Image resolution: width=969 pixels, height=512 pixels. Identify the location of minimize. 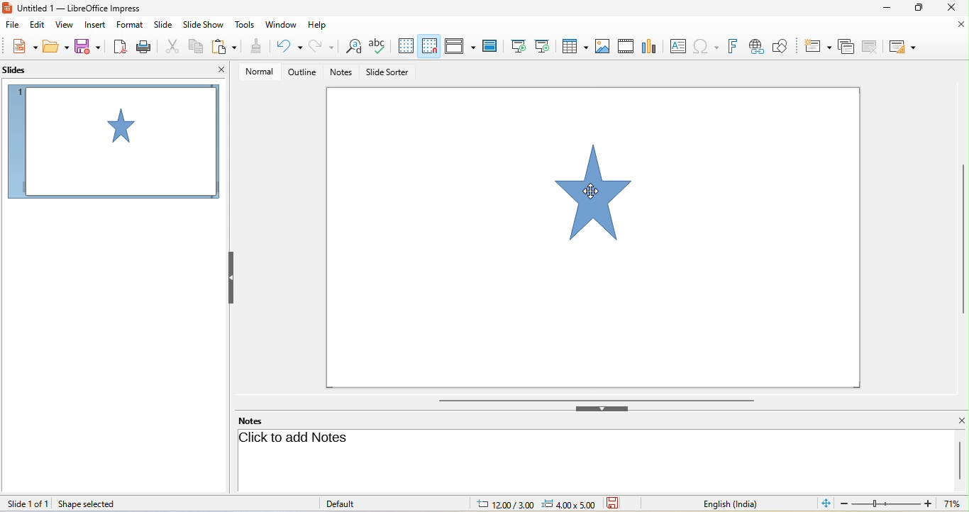
(889, 7).